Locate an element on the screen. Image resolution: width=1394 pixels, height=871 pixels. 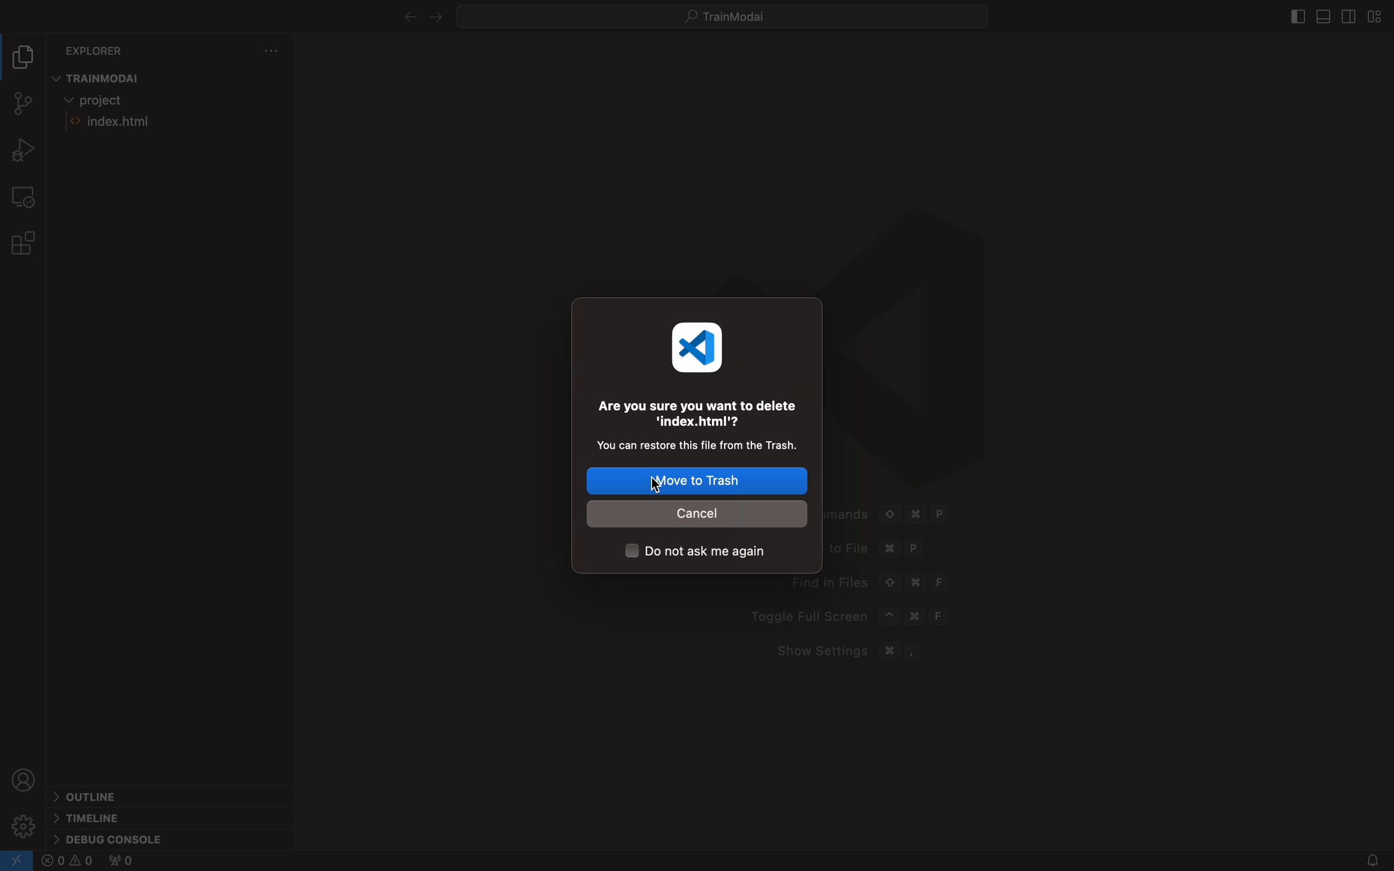
cursor is located at coordinates (659, 488).